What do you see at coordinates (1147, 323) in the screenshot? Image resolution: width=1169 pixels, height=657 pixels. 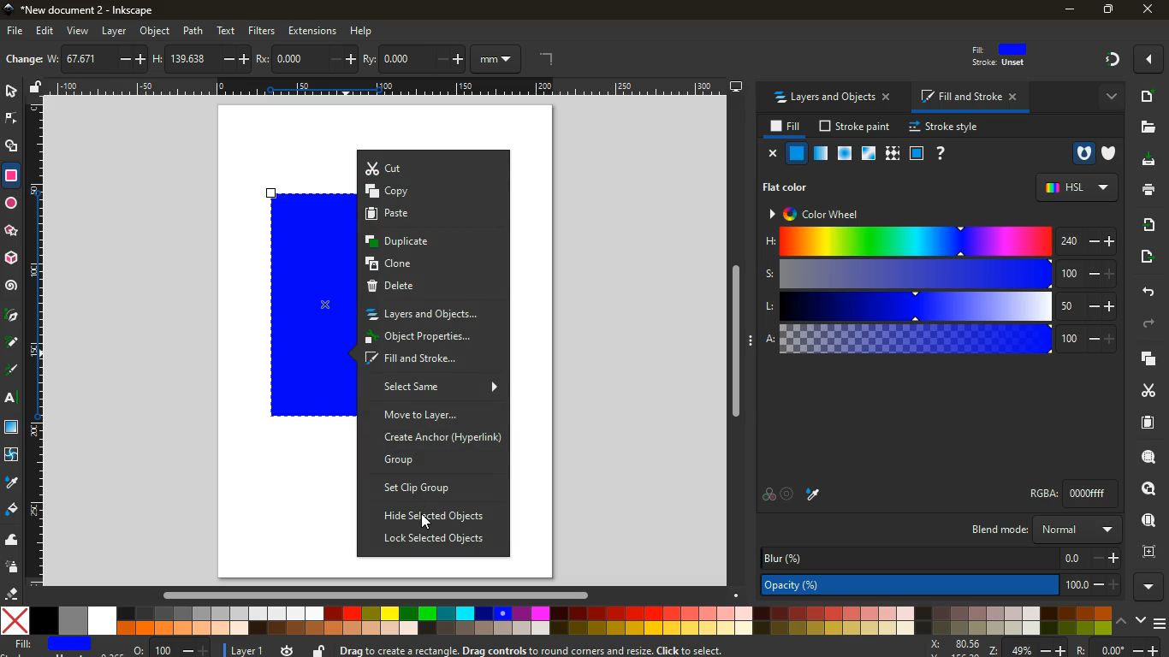 I see `forward` at bounding box center [1147, 323].